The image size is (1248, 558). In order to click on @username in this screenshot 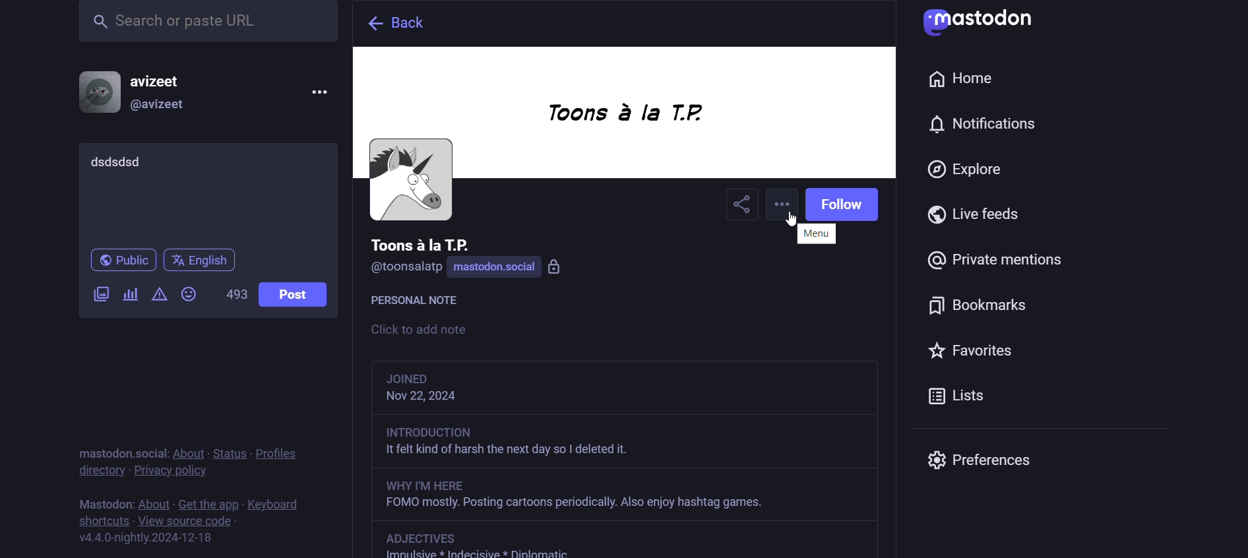, I will do `click(165, 108)`.